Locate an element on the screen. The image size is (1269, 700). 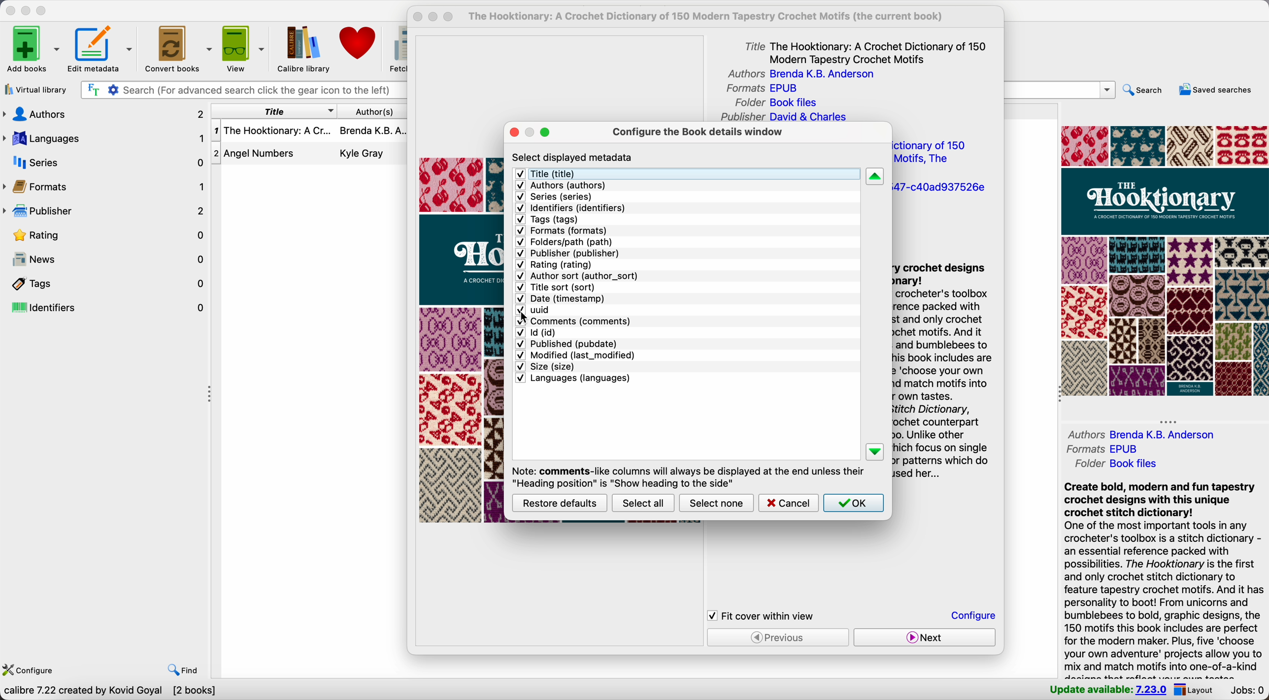
maximize is located at coordinates (448, 18).